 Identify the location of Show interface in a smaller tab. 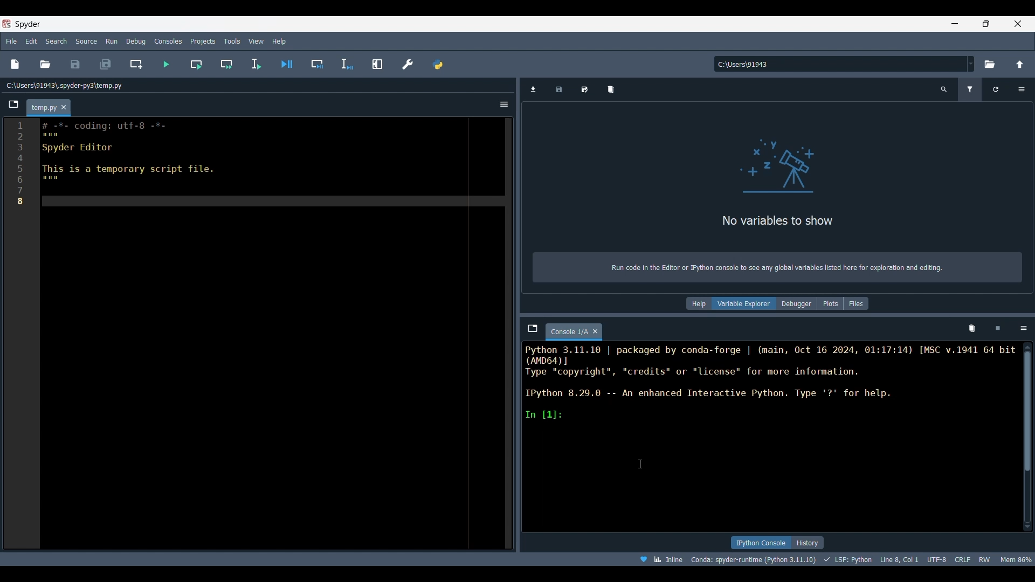
(986, 24).